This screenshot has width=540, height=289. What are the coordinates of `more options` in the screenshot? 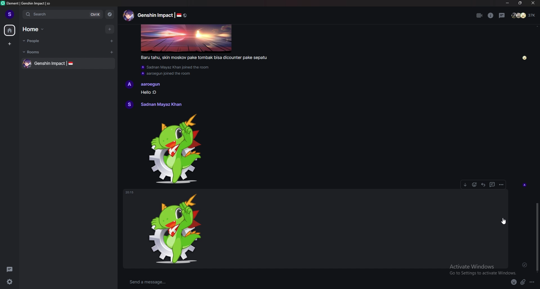 It's located at (532, 282).